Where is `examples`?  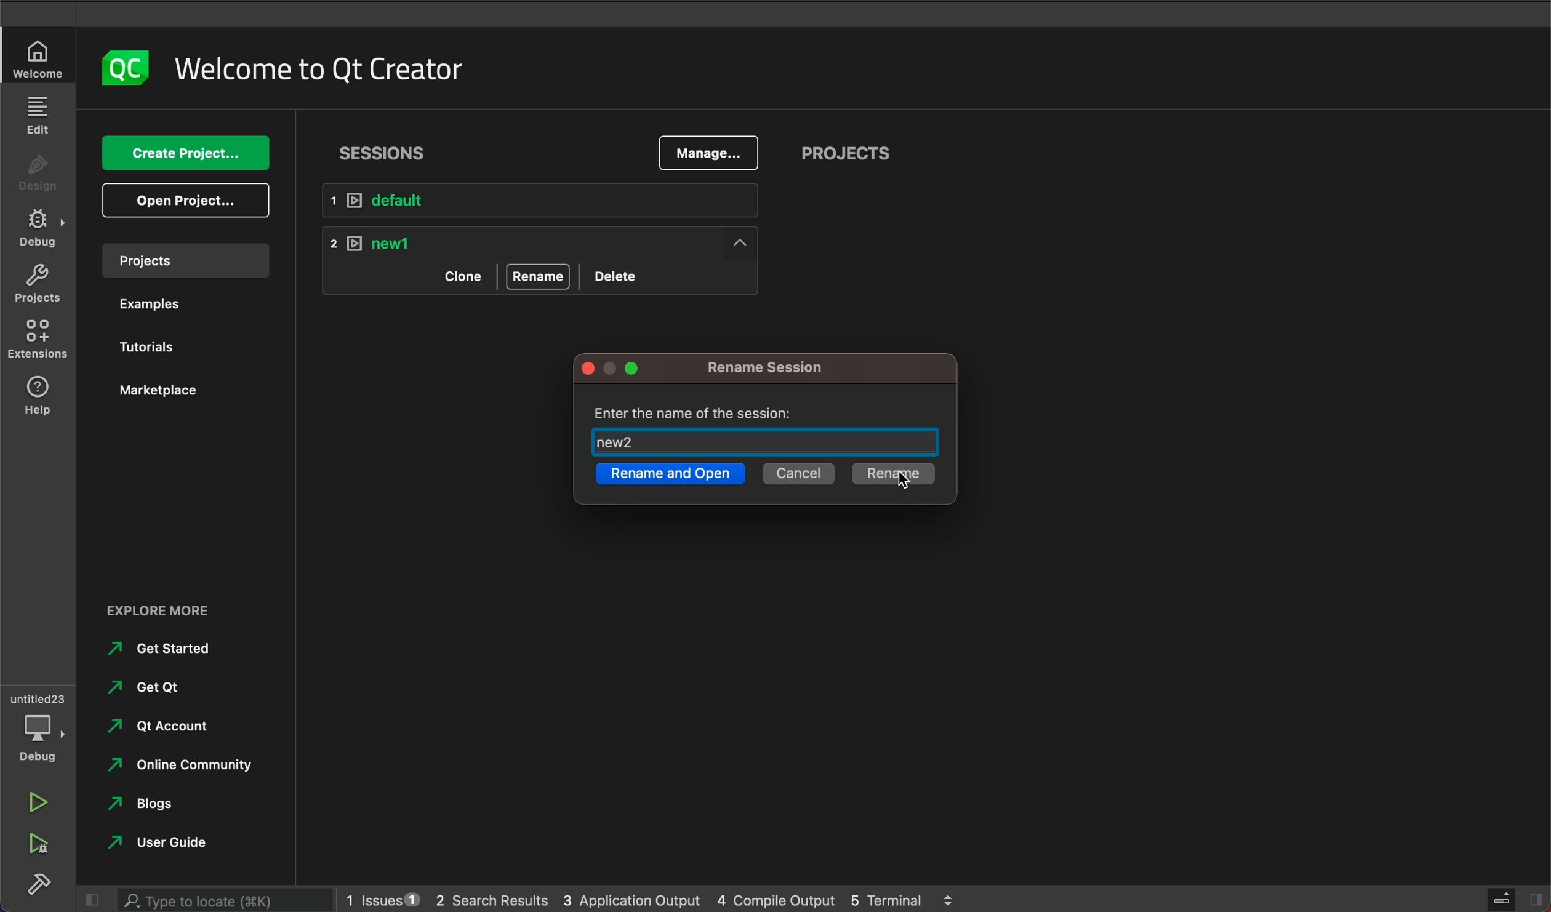 examples is located at coordinates (161, 305).